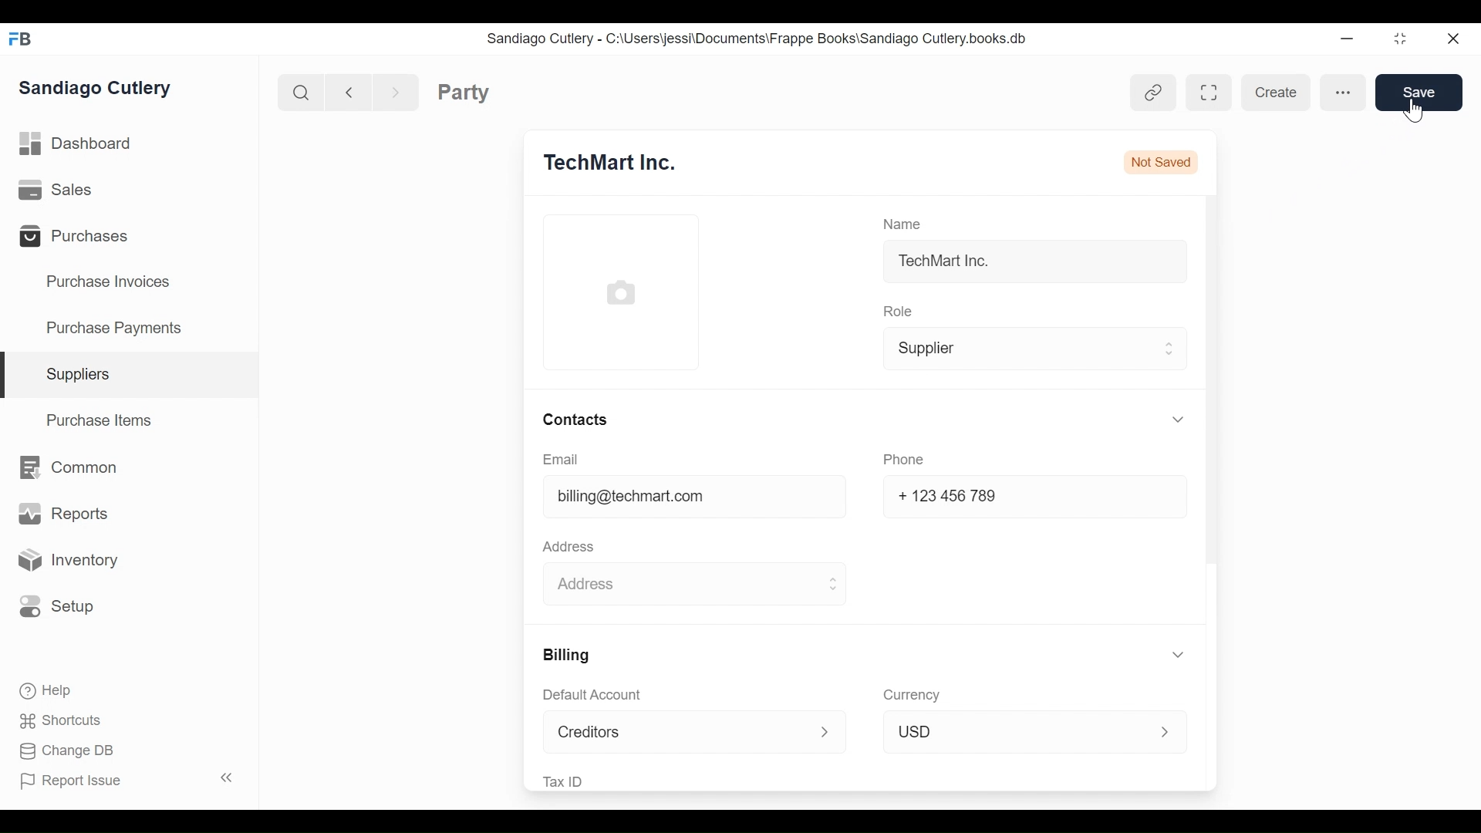 This screenshot has height=833, width=1481. What do you see at coordinates (621, 294) in the screenshot?
I see `profile picture` at bounding box center [621, 294].